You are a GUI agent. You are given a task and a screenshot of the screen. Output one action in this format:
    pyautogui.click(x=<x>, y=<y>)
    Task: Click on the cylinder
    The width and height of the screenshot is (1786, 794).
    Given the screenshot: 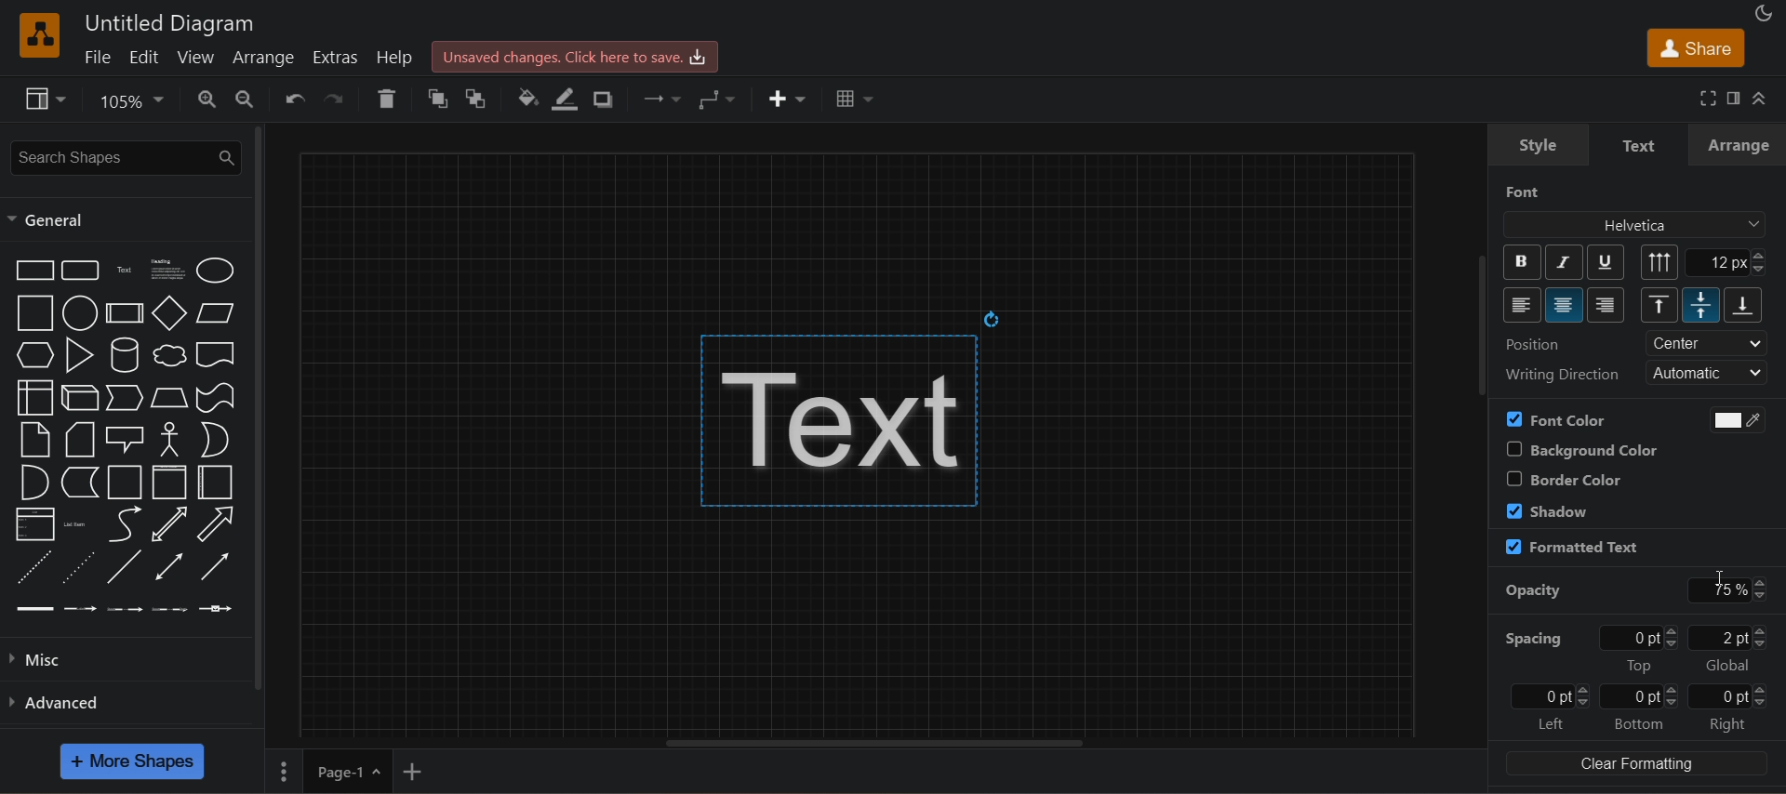 What is the action you would take?
    pyautogui.click(x=126, y=355)
    